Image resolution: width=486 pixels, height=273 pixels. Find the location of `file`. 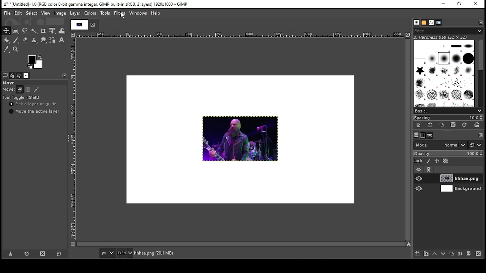

file is located at coordinates (7, 13).